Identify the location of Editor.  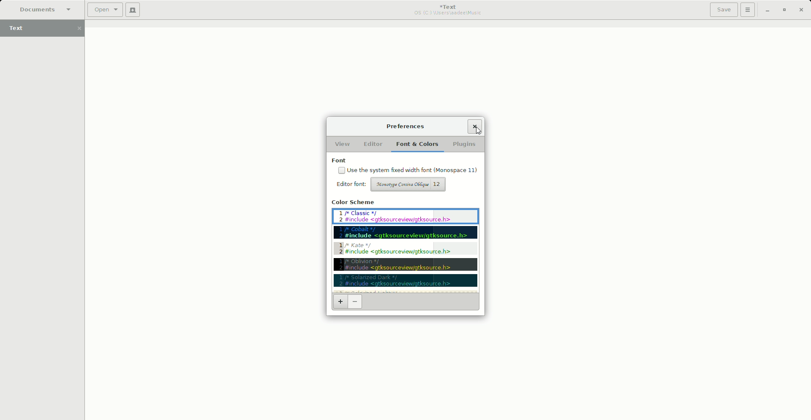
(372, 144).